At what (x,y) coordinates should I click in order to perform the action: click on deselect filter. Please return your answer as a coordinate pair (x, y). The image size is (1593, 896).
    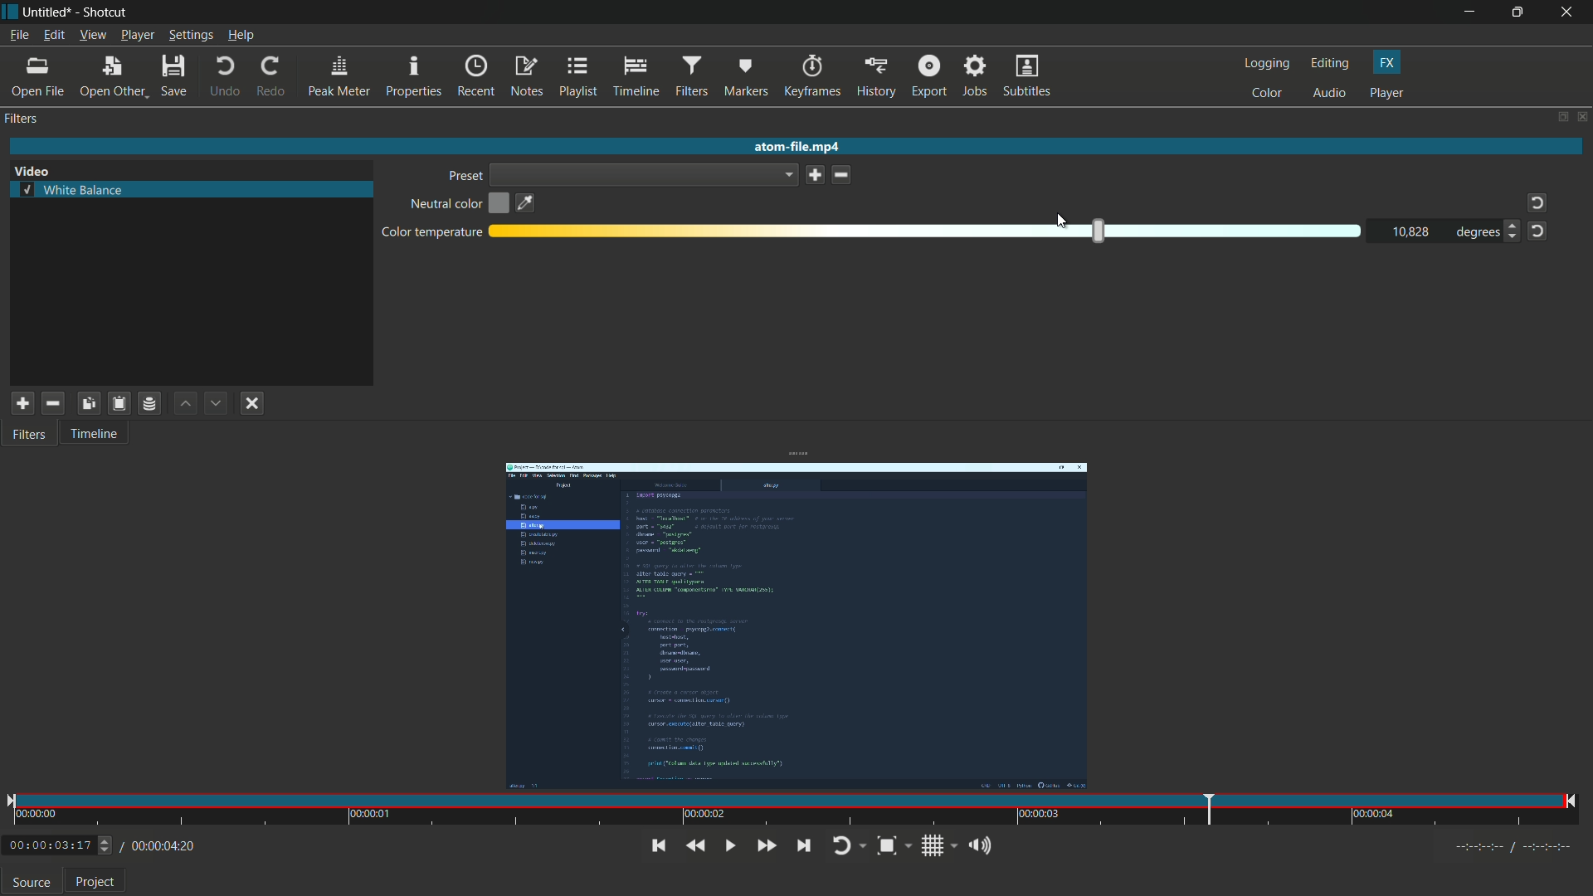
    Looking at the image, I should click on (253, 403).